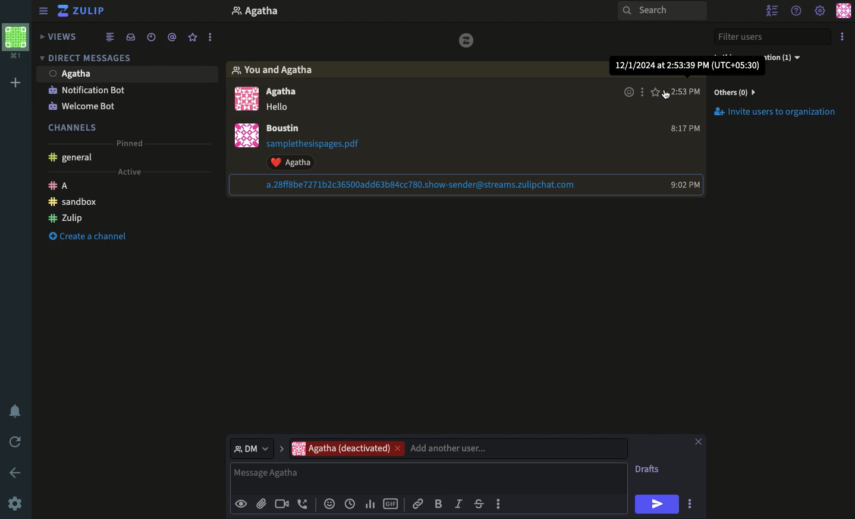 Image resolution: width=855 pixels, height=519 pixels. I want to click on Text, so click(281, 106).